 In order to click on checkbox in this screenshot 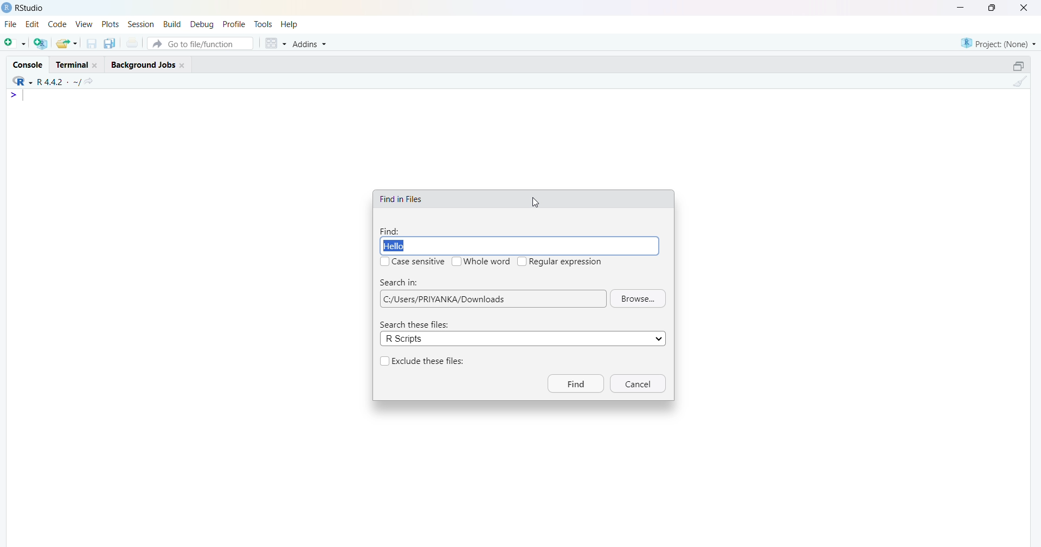, I will do `click(457, 262)`.